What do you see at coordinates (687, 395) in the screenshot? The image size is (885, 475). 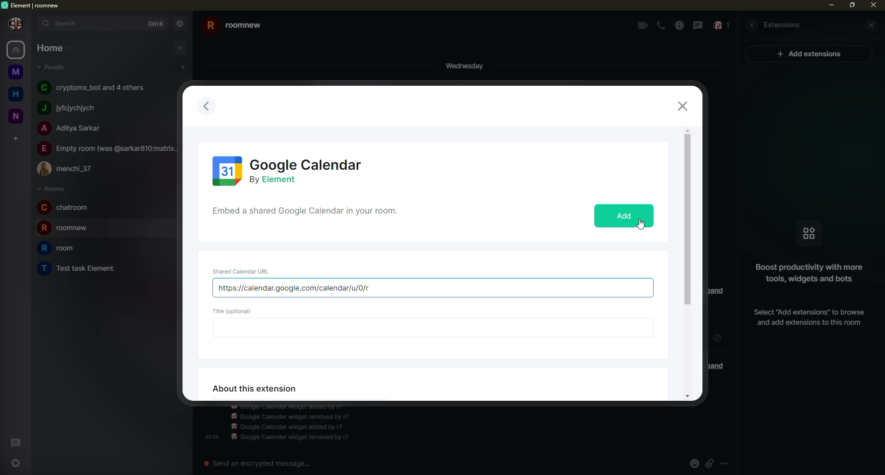 I see `move down` at bounding box center [687, 395].